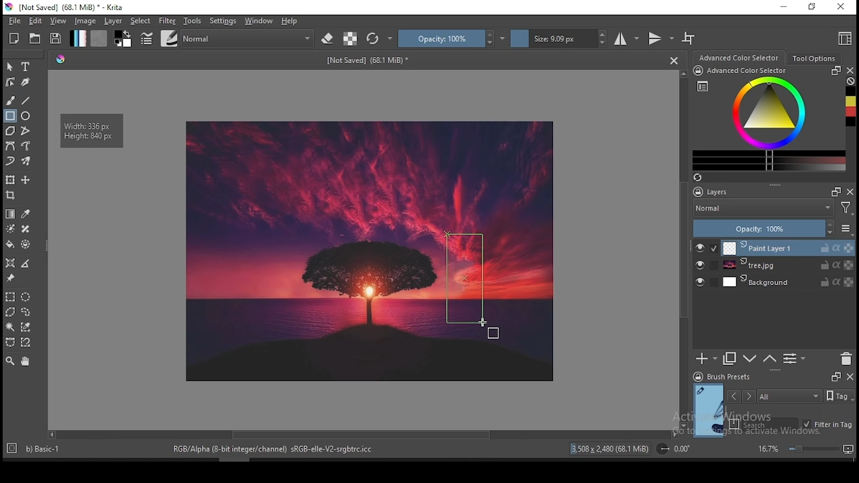 This screenshot has width=859, height=483. I want to click on reference images tool, so click(11, 278).